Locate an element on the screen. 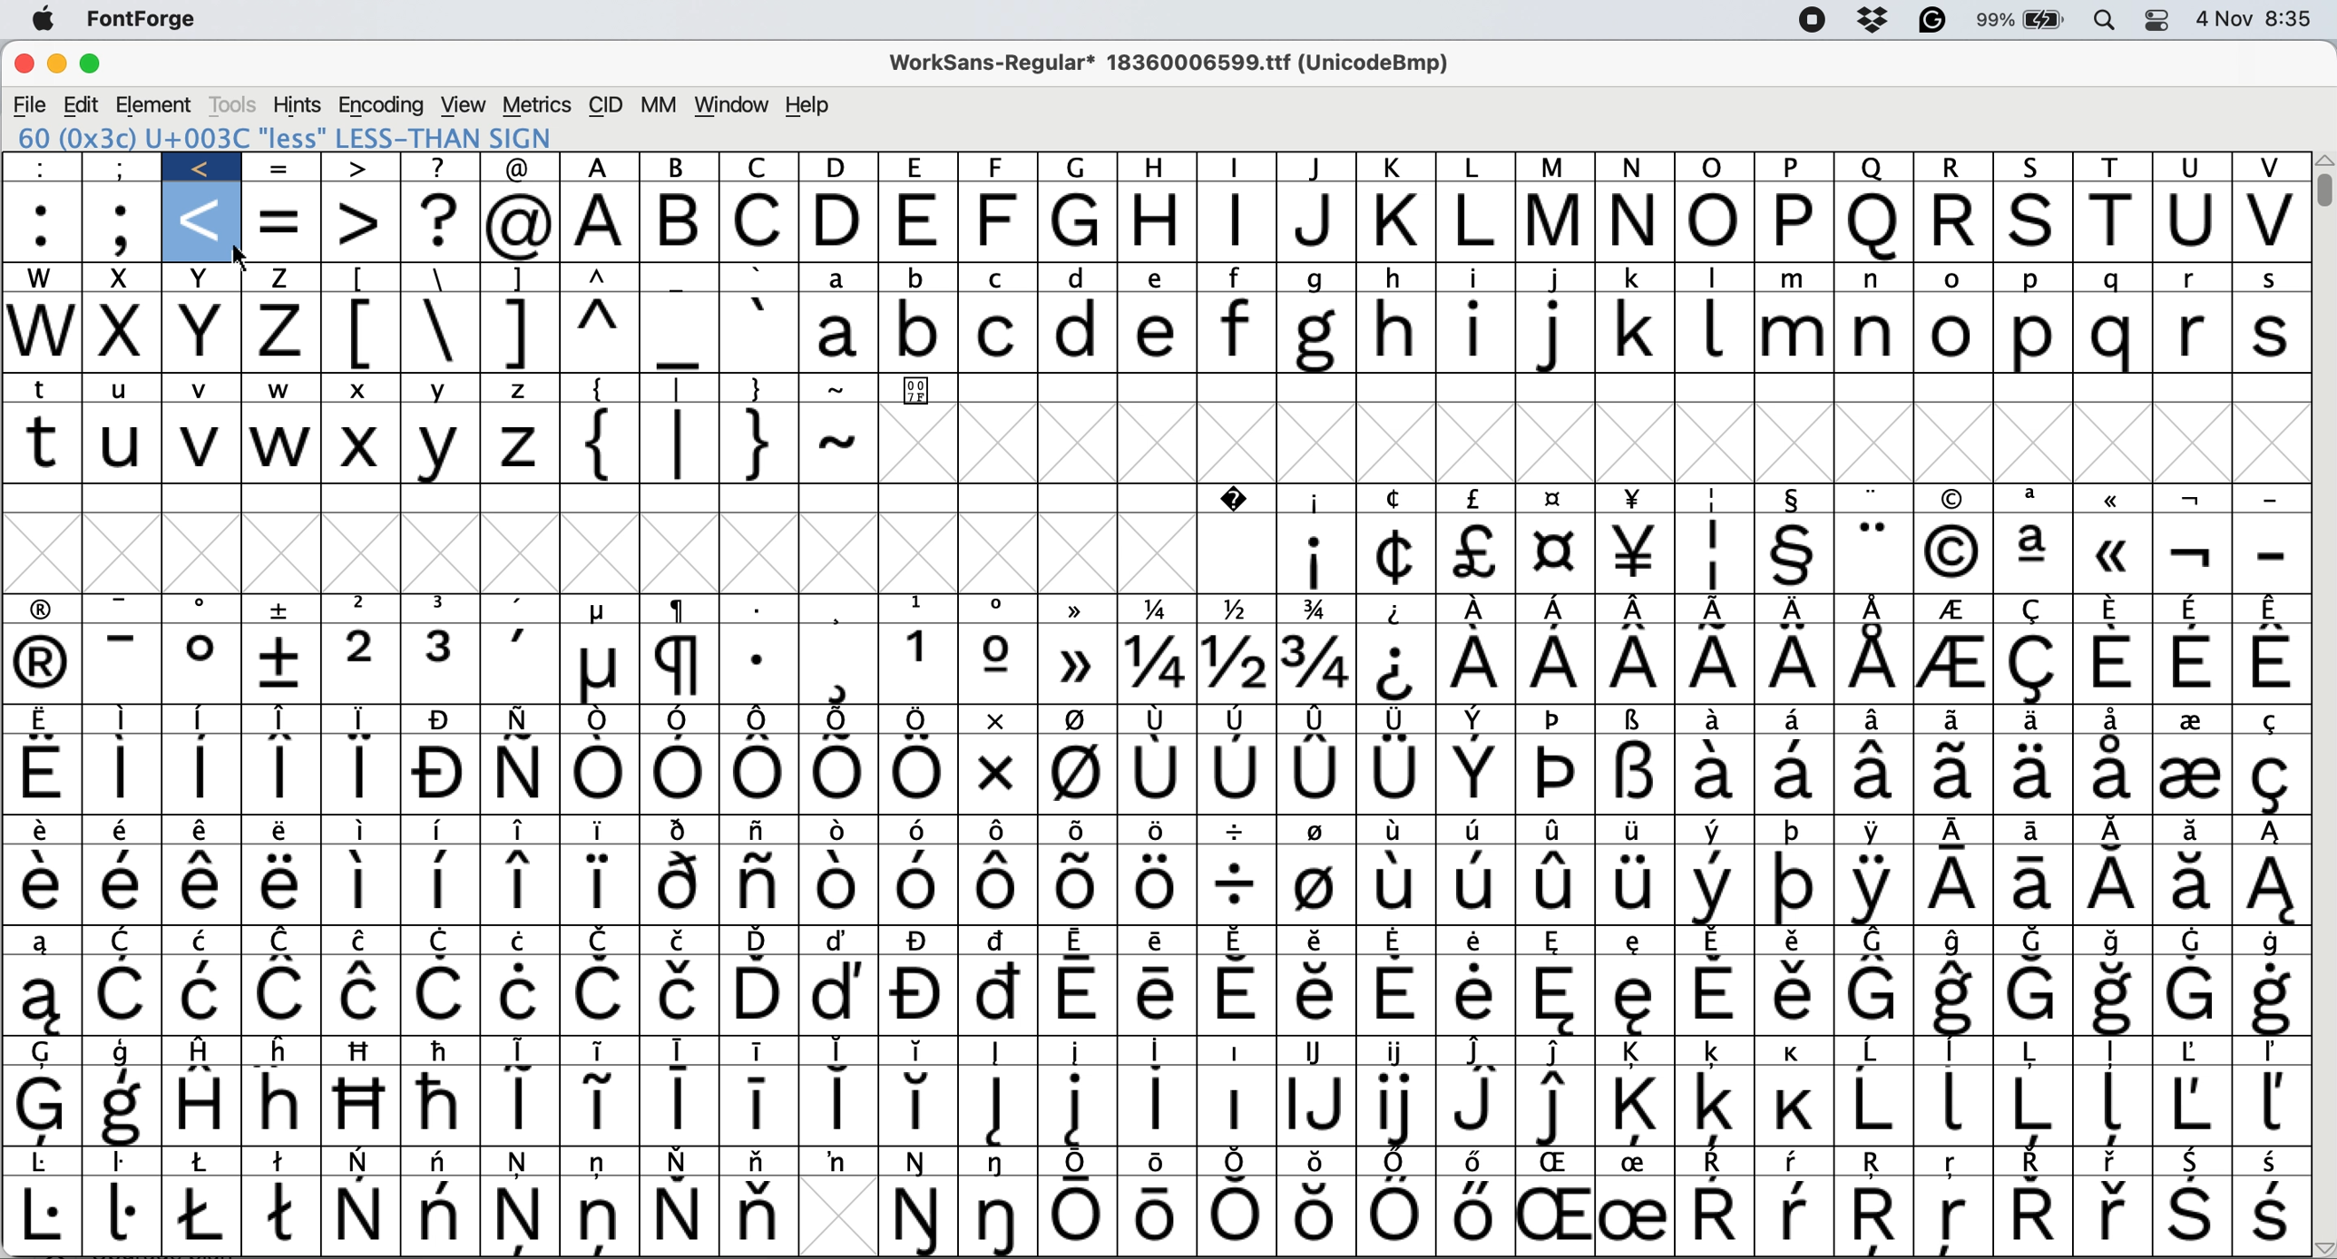 The width and height of the screenshot is (2337, 1259). view is located at coordinates (466, 103).